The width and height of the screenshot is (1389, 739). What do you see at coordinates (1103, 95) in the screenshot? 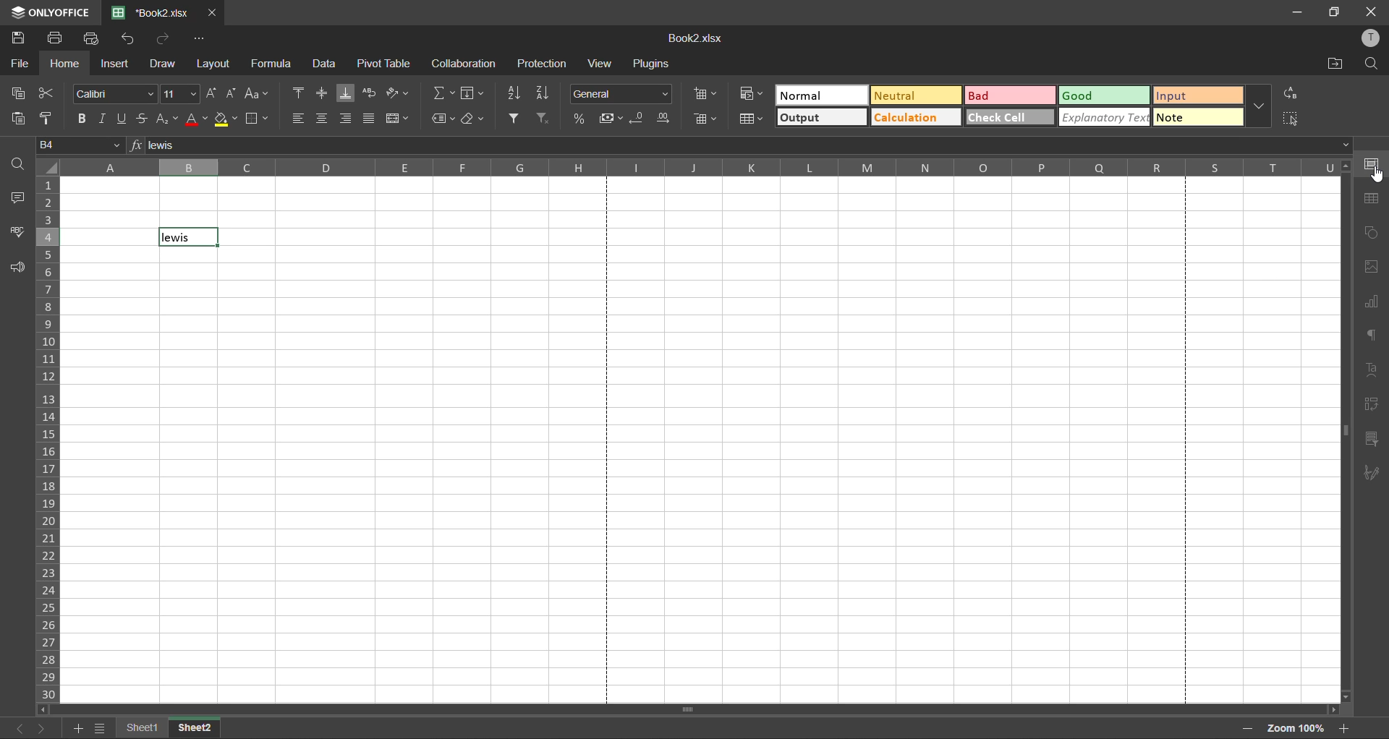
I see `good` at bounding box center [1103, 95].